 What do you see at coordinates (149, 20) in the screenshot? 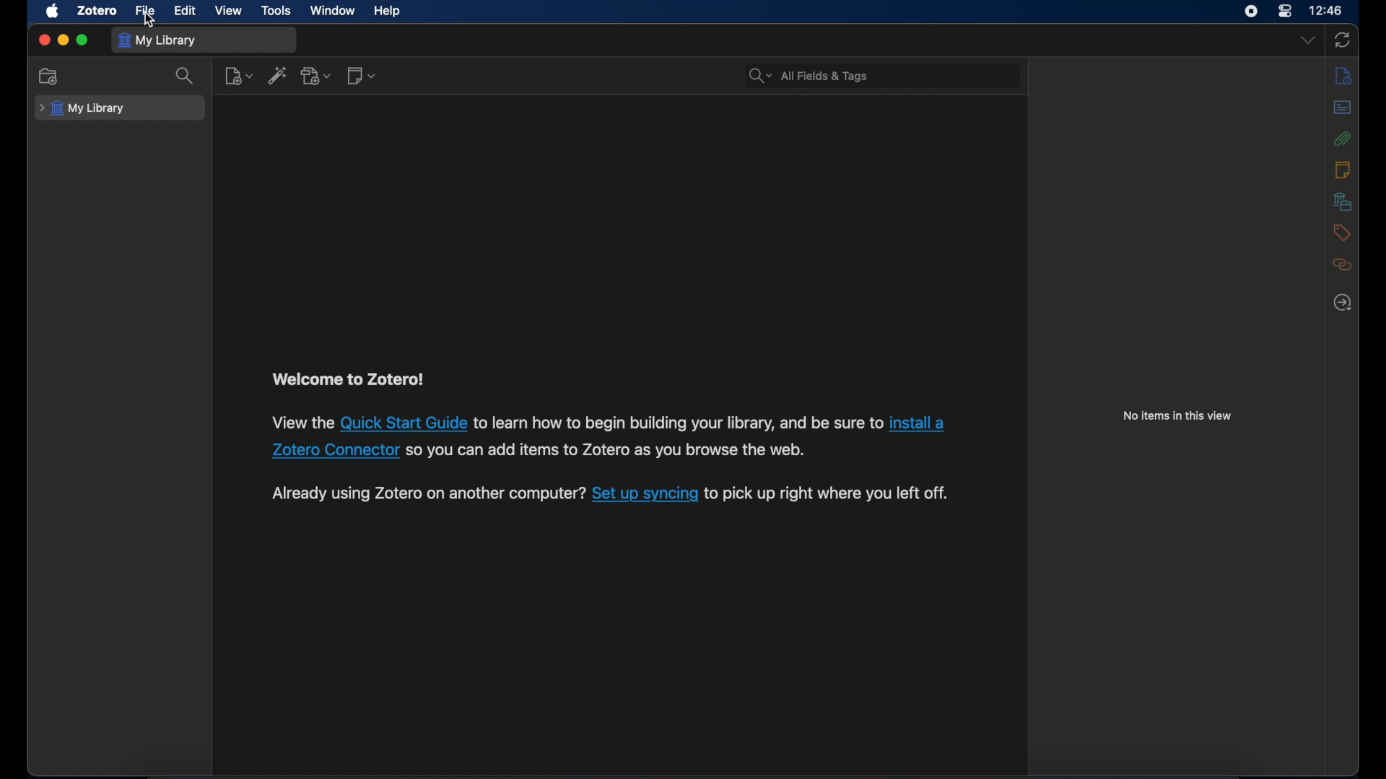
I see `cursor` at bounding box center [149, 20].